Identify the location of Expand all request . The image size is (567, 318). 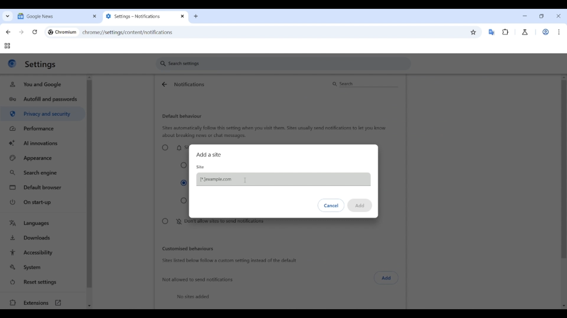
(184, 201).